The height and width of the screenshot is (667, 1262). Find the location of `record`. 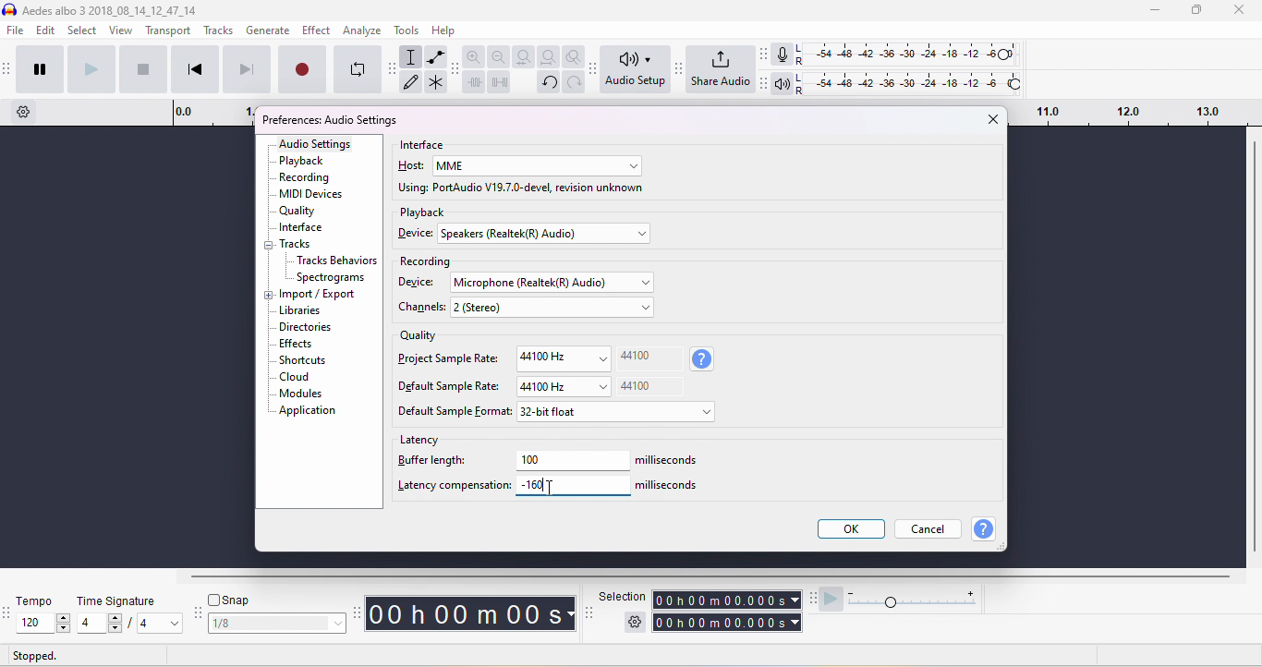

record is located at coordinates (301, 67).